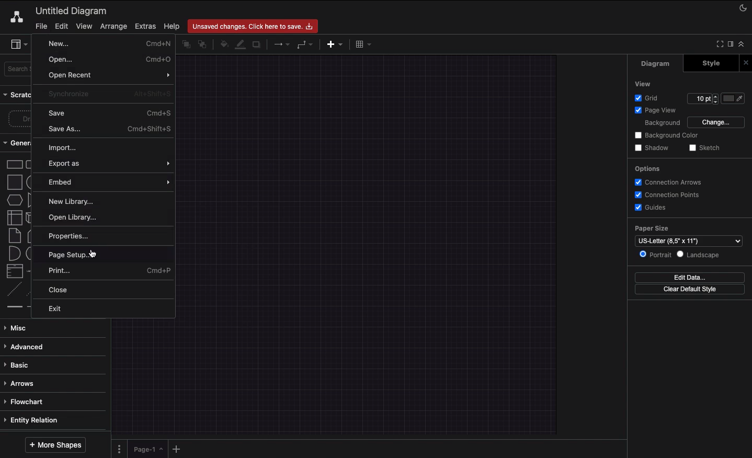 The width and height of the screenshot is (752, 458). I want to click on Style, so click(712, 63).